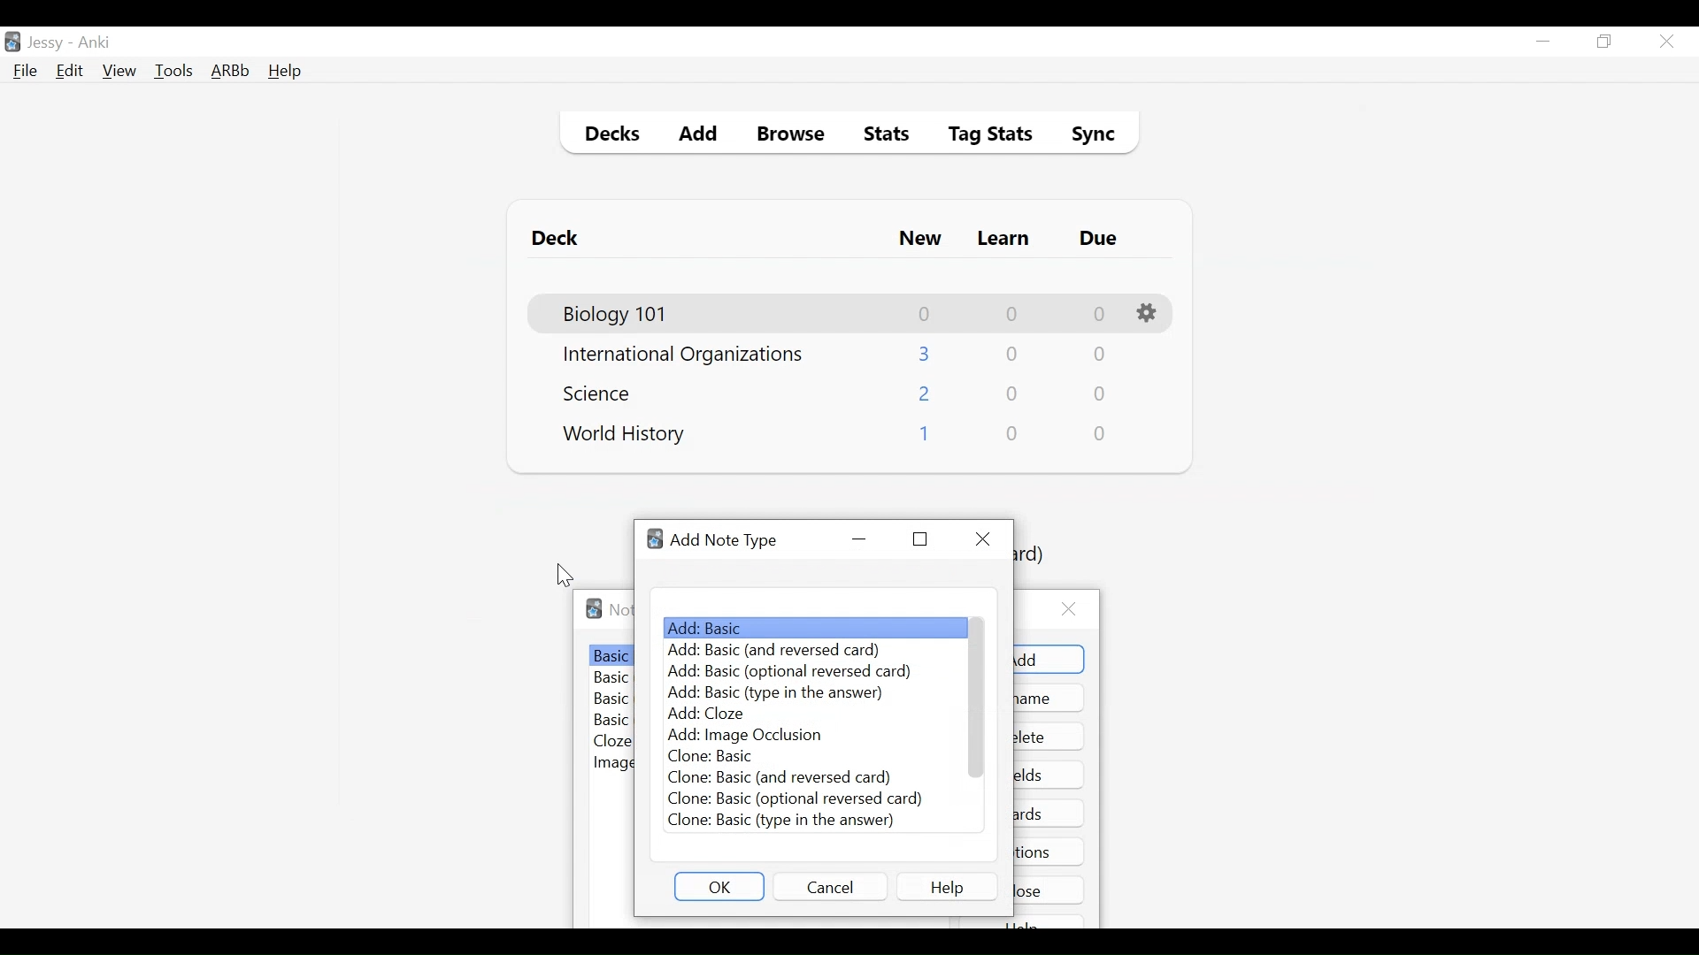 The image size is (1699, 955). I want to click on clone: Basic, so click(719, 755).